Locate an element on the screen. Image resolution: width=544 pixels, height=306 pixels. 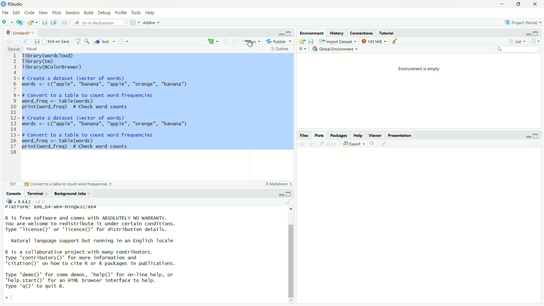
Untitled is located at coordinates (21, 33).